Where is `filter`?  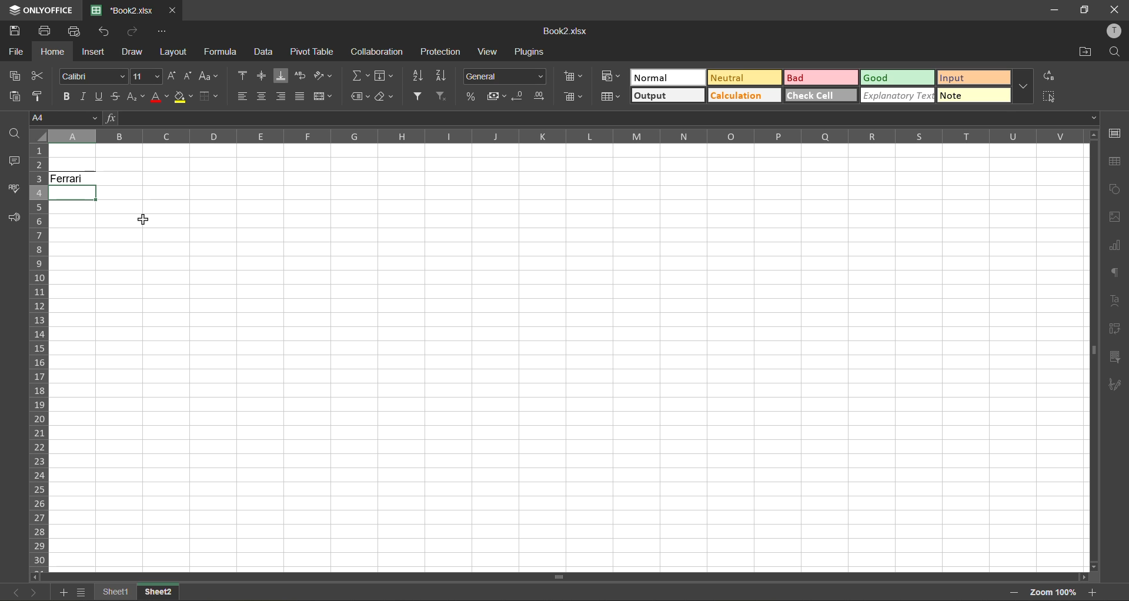 filter is located at coordinates (418, 96).